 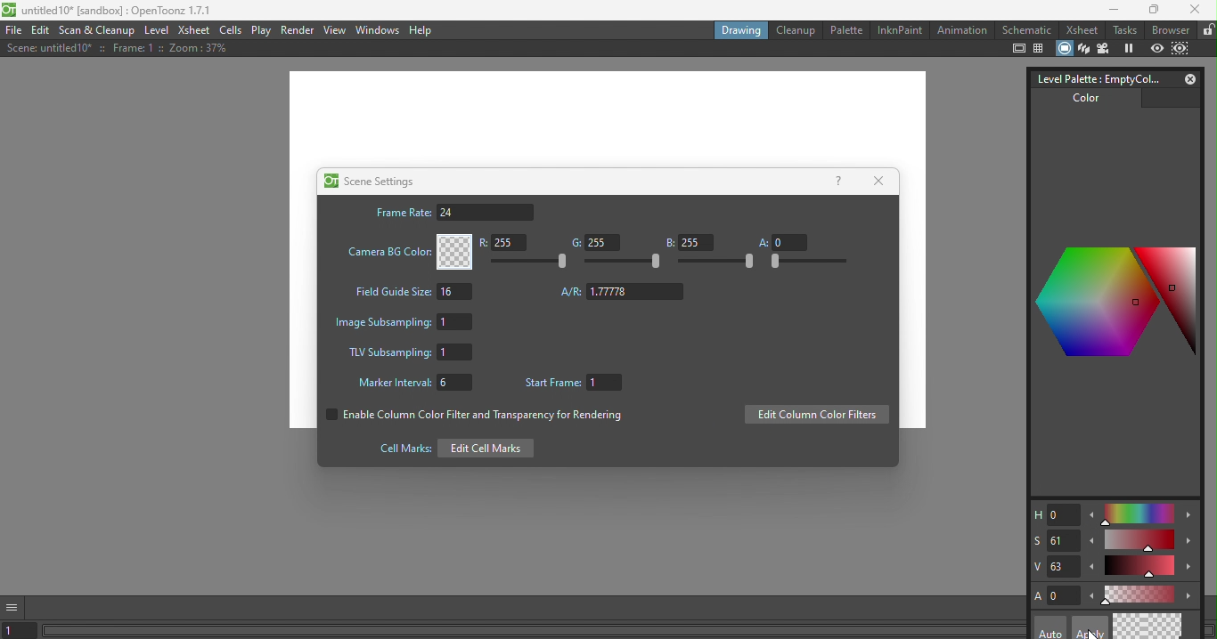 What do you see at coordinates (1092, 633) in the screenshot?
I see `cursor` at bounding box center [1092, 633].